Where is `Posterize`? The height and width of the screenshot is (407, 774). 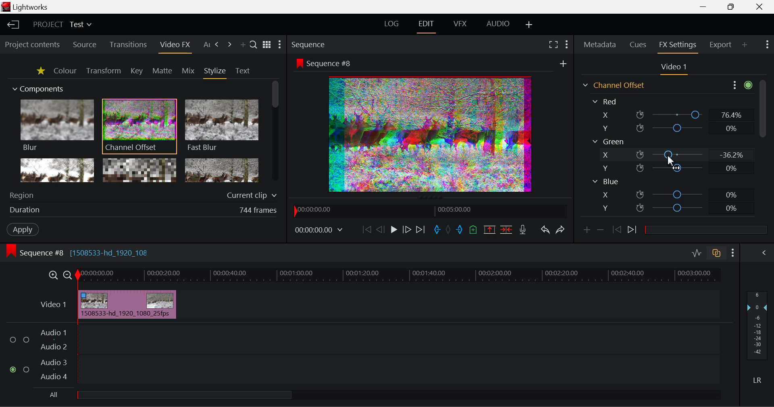 Posterize is located at coordinates (222, 169).